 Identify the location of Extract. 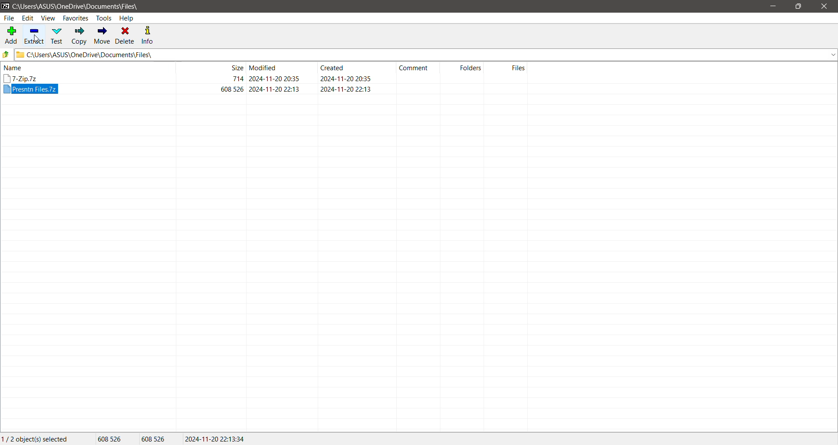
(35, 35).